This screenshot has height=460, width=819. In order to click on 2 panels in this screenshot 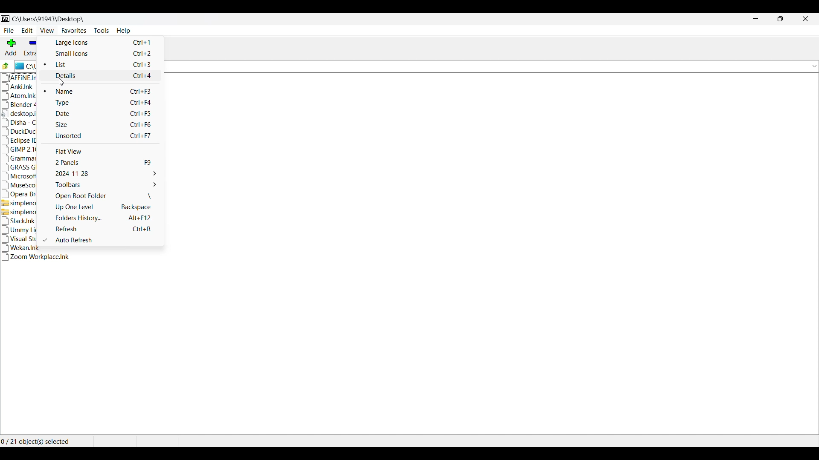, I will do `click(106, 163)`.